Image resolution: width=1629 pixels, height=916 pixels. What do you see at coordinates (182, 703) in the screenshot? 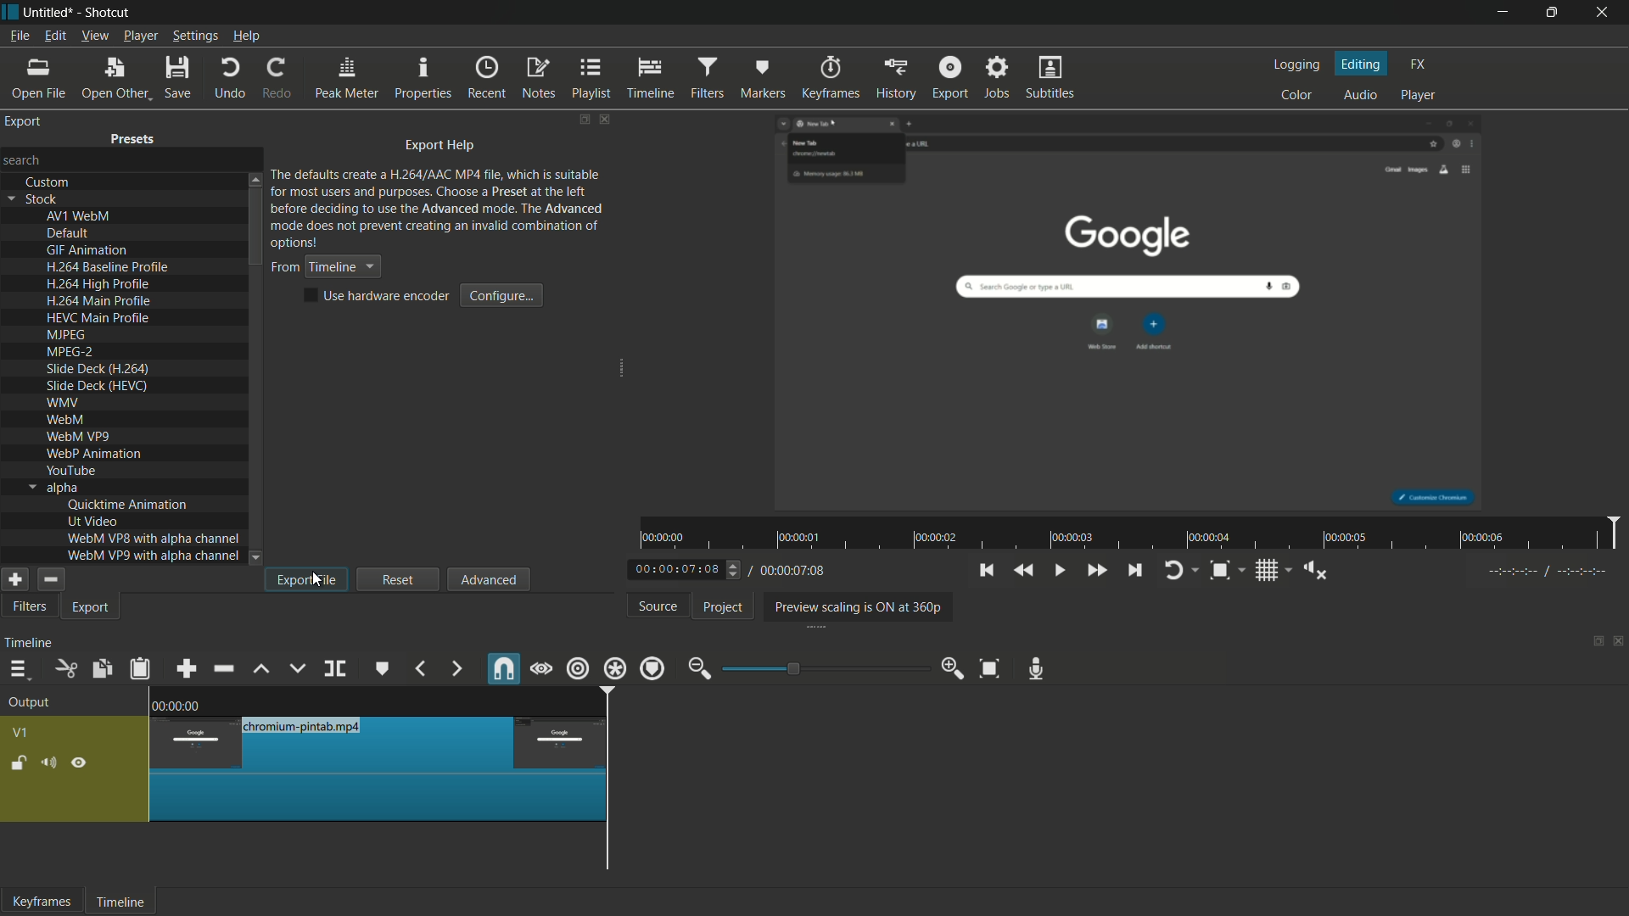
I see `0.00` at bounding box center [182, 703].